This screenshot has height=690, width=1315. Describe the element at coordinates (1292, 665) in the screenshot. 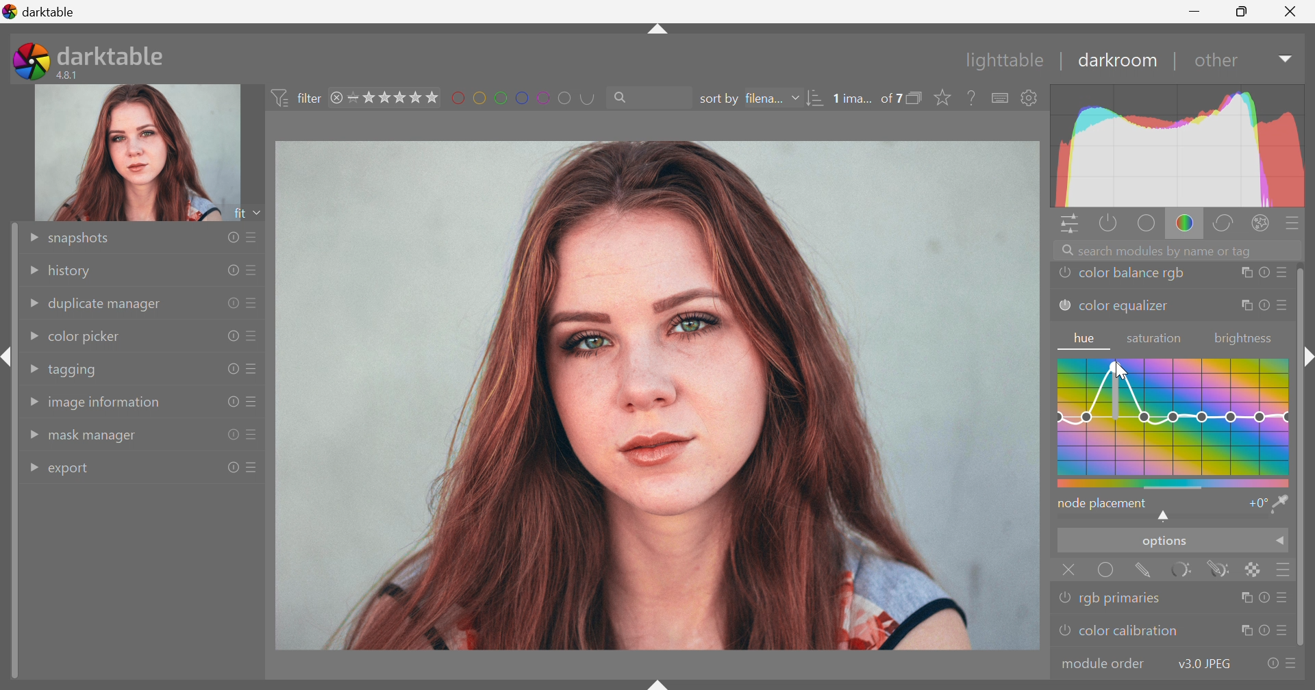

I see `presets` at that location.